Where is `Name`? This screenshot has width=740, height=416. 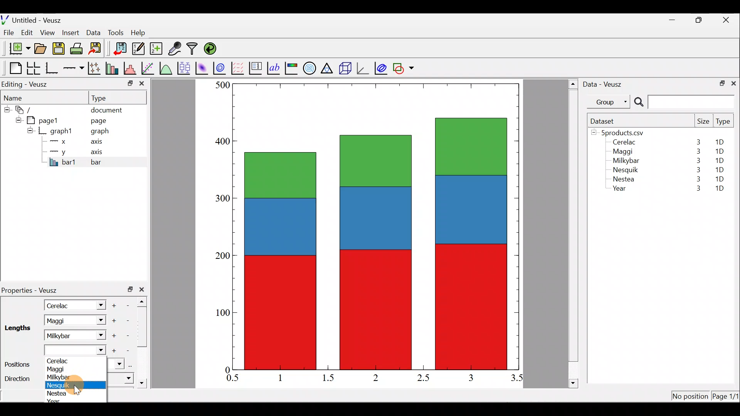
Name is located at coordinates (18, 97).